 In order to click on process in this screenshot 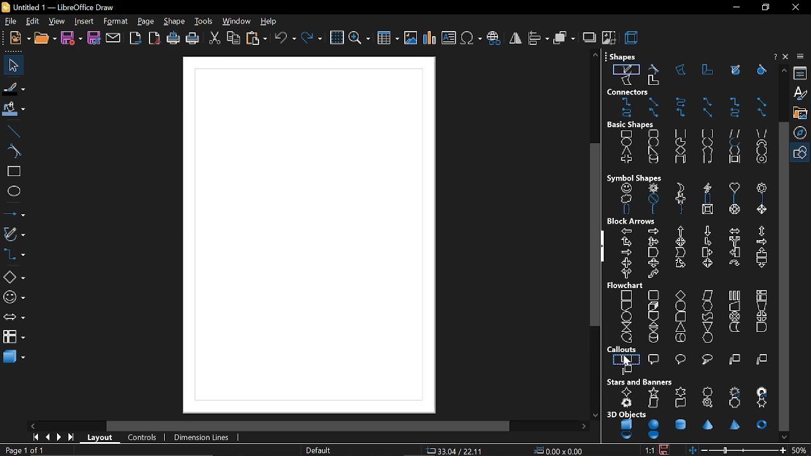, I will do `click(627, 294)`.